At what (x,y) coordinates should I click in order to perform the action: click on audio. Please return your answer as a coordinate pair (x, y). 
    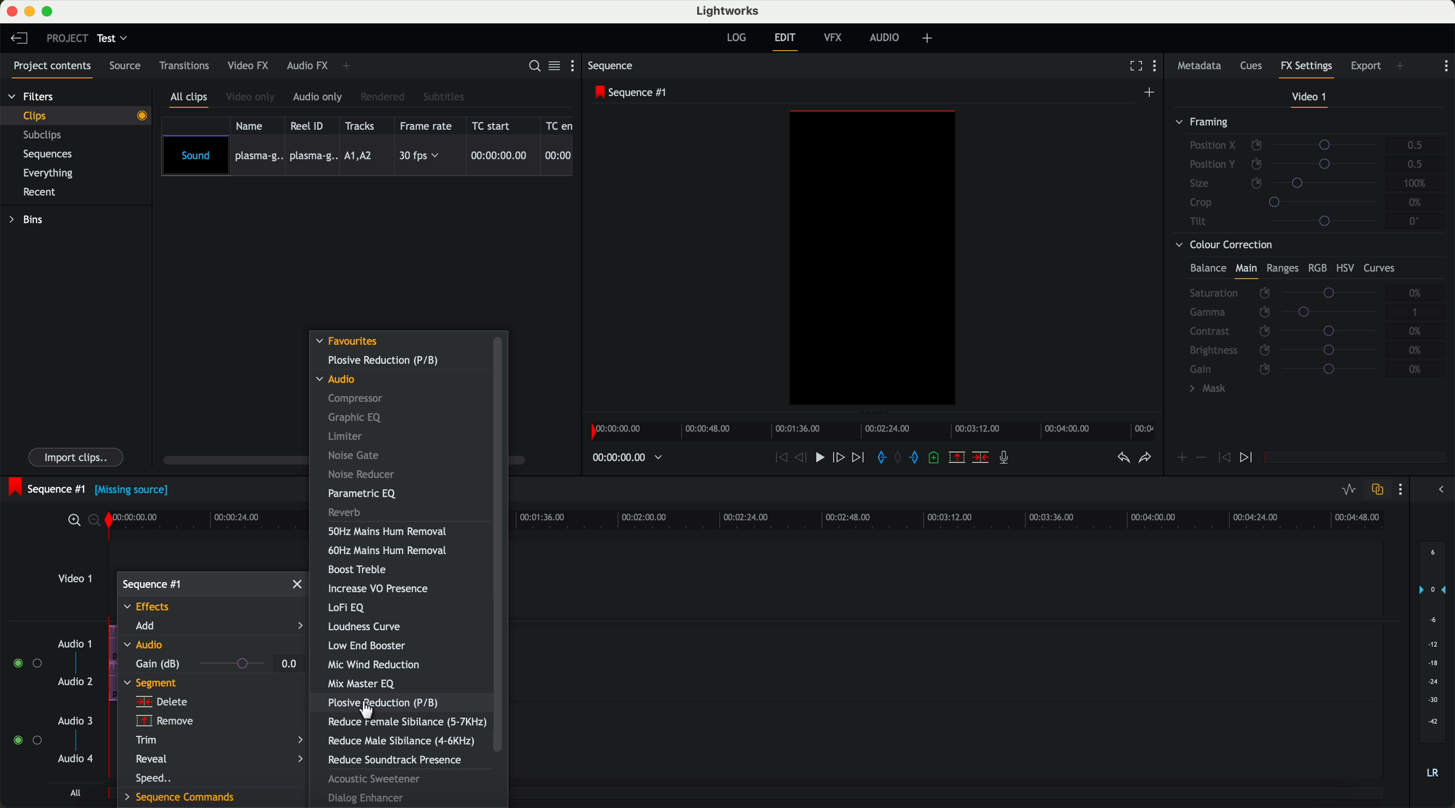
    Looking at the image, I should click on (341, 380).